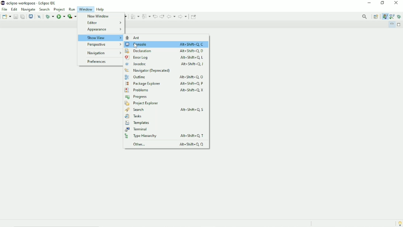  I want to click on New, so click(7, 16).